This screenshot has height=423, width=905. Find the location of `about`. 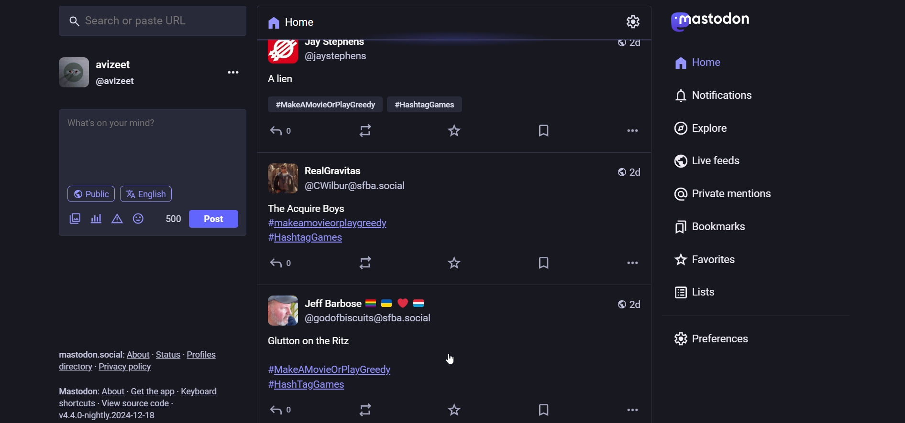

about is located at coordinates (137, 352).